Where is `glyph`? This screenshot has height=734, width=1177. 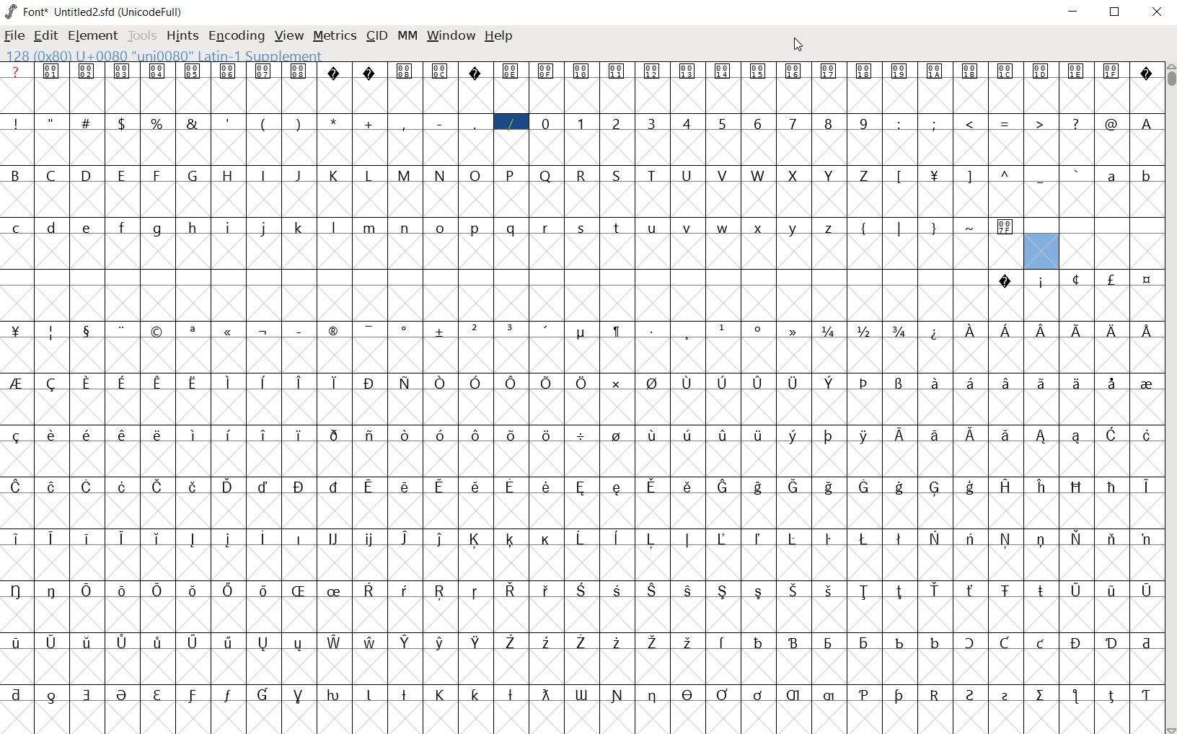
glyph is located at coordinates (970, 591).